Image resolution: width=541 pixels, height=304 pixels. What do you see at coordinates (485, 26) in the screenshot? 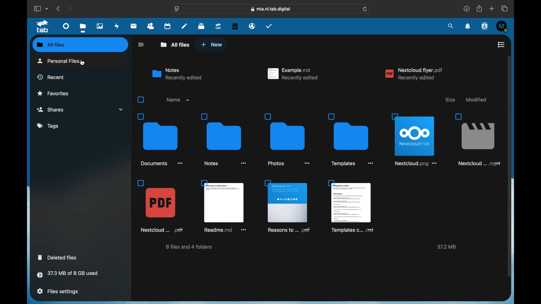
I see `contacts` at bounding box center [485, 26].